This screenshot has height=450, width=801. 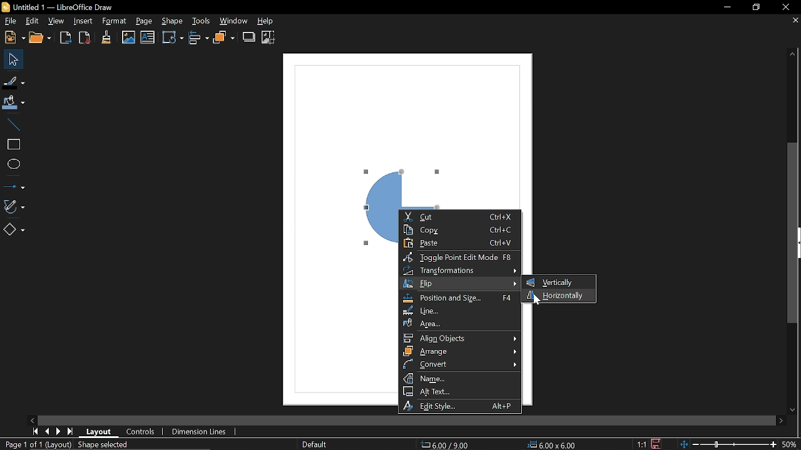 What do you see at coordinates (142, 431) in the screenshot?
I see `Controls` at bounding box center [142, 431].